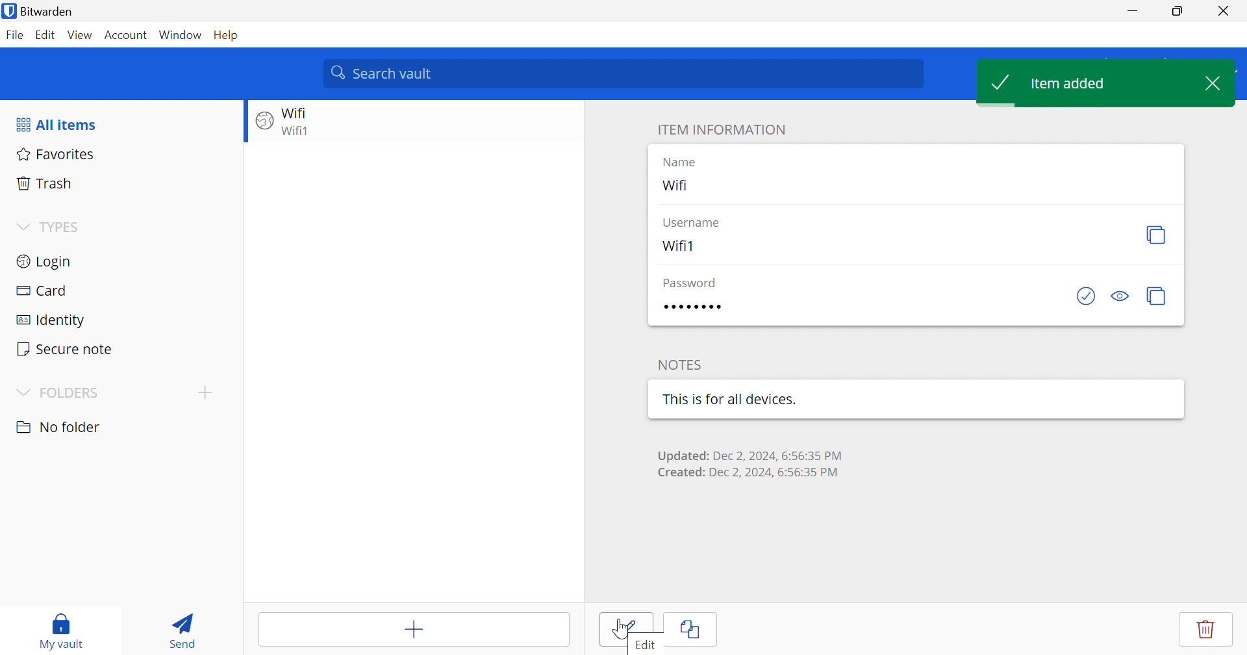 Image resolution: width=1247 pixels, height=655 pixels. Describe the element at coordinates (302, 132) in the screenshot. I see `Wifi1` at that location.